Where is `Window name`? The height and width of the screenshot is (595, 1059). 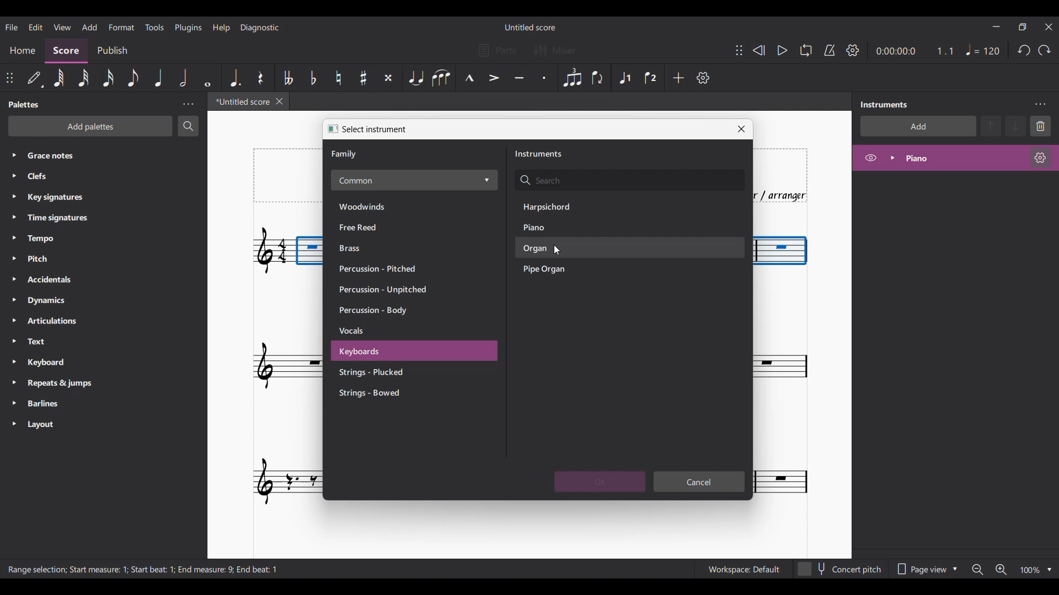
Window name is located at coordinates (375, 129).